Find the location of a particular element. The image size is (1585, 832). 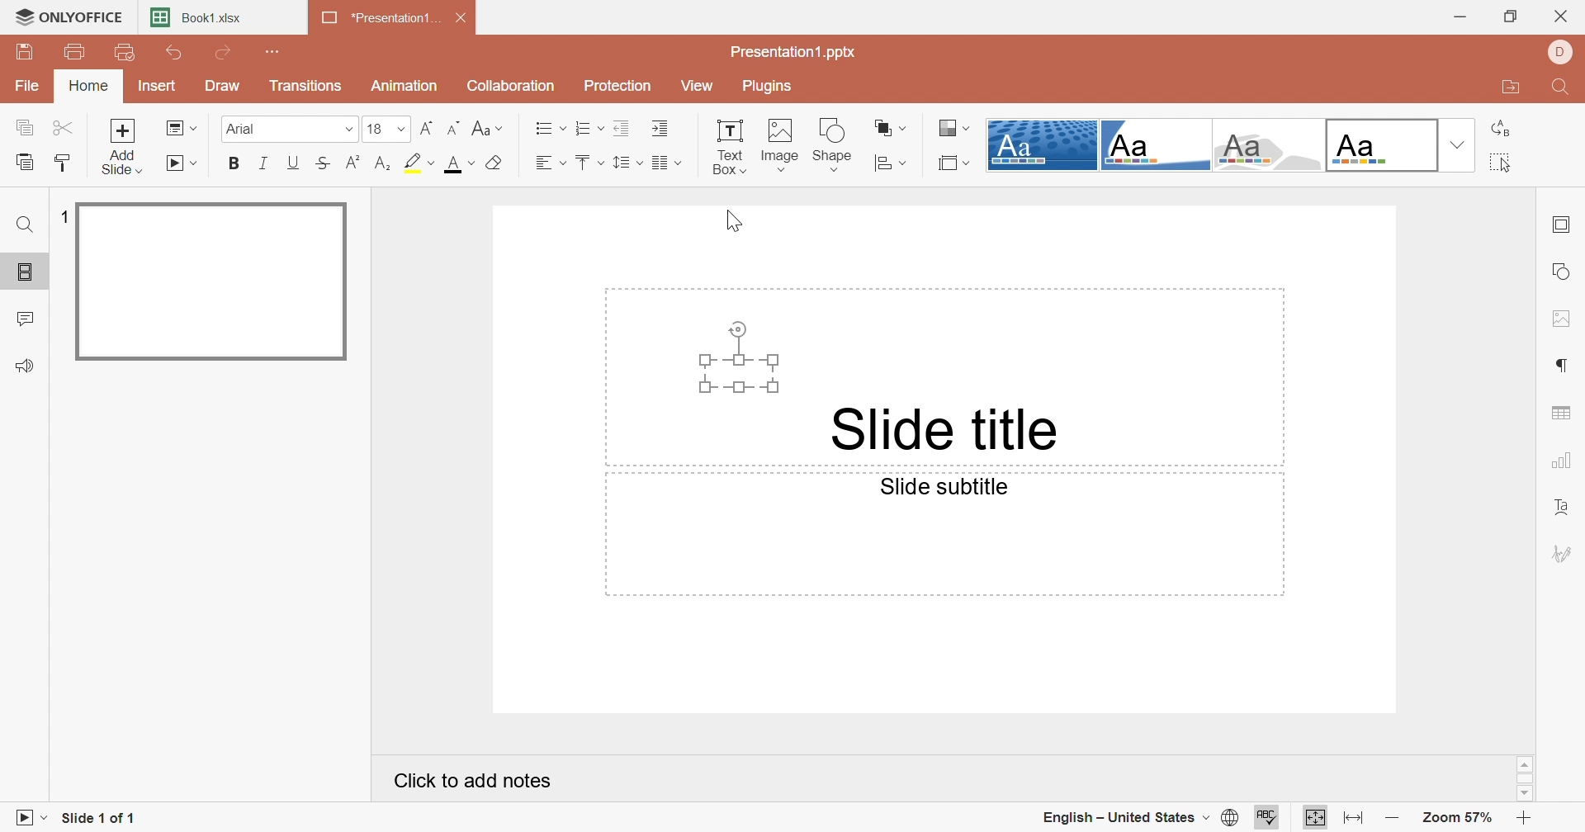

Image is located at coordinates (782, 132).